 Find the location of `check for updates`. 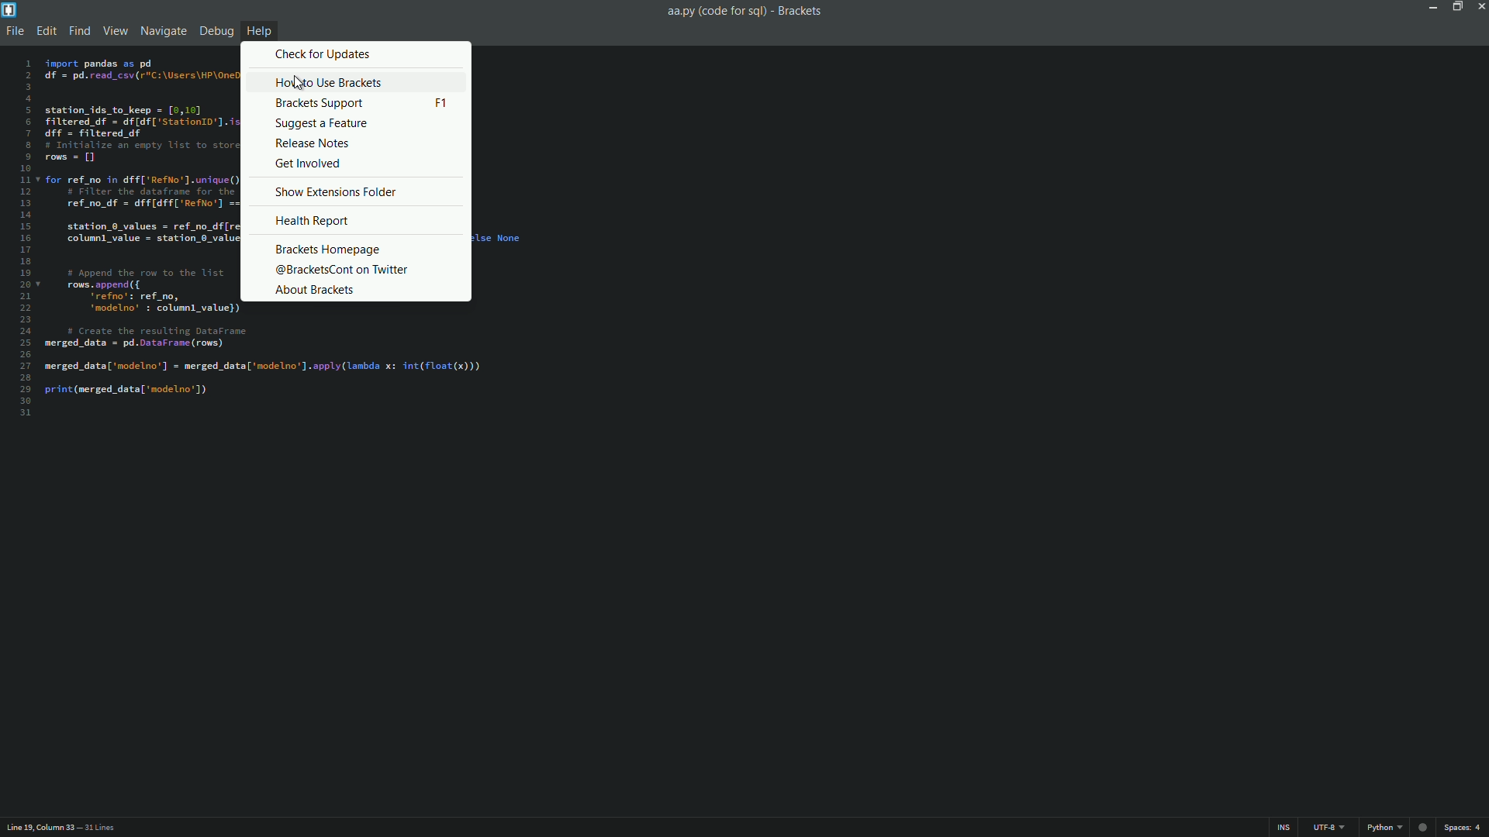

check for updates is located at coordinates (325, 55).